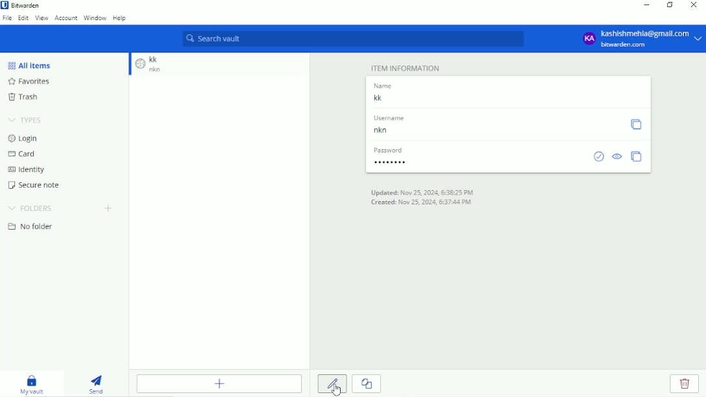 This screenshot has width=706, height=397. I want to click on Close, so click(693, 5).